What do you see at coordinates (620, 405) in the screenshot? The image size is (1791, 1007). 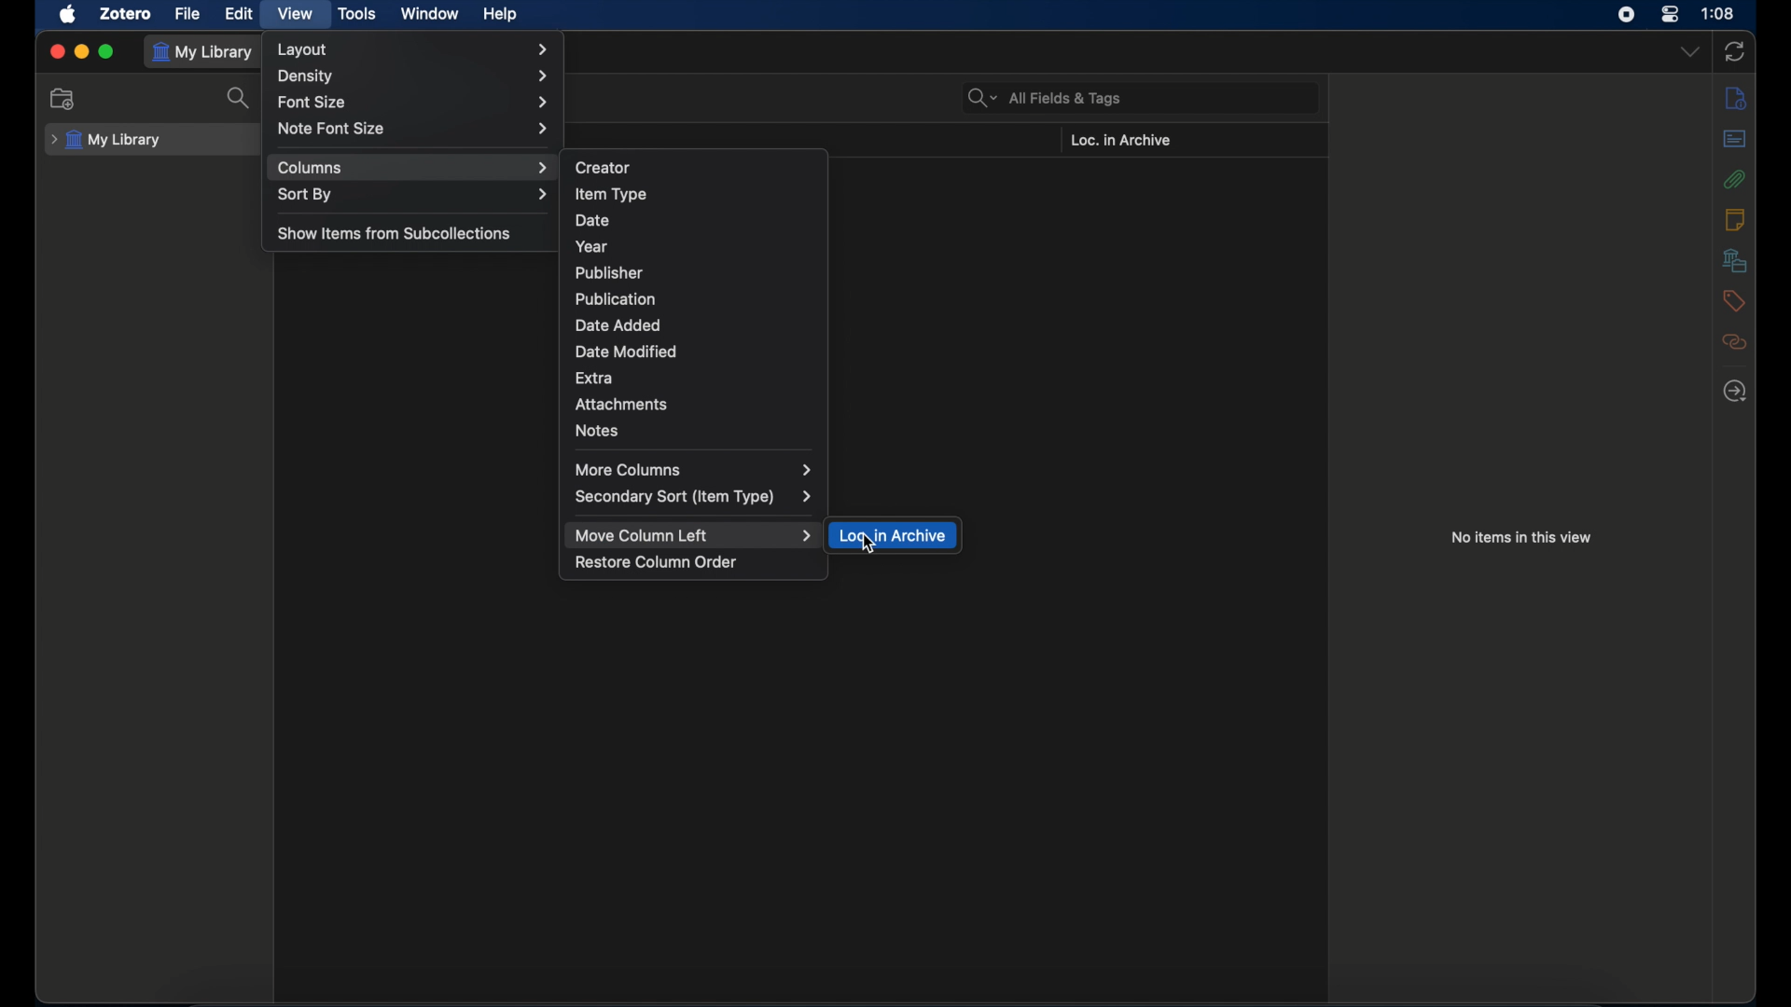 I see `attachments` at bounding box center [620, 405].